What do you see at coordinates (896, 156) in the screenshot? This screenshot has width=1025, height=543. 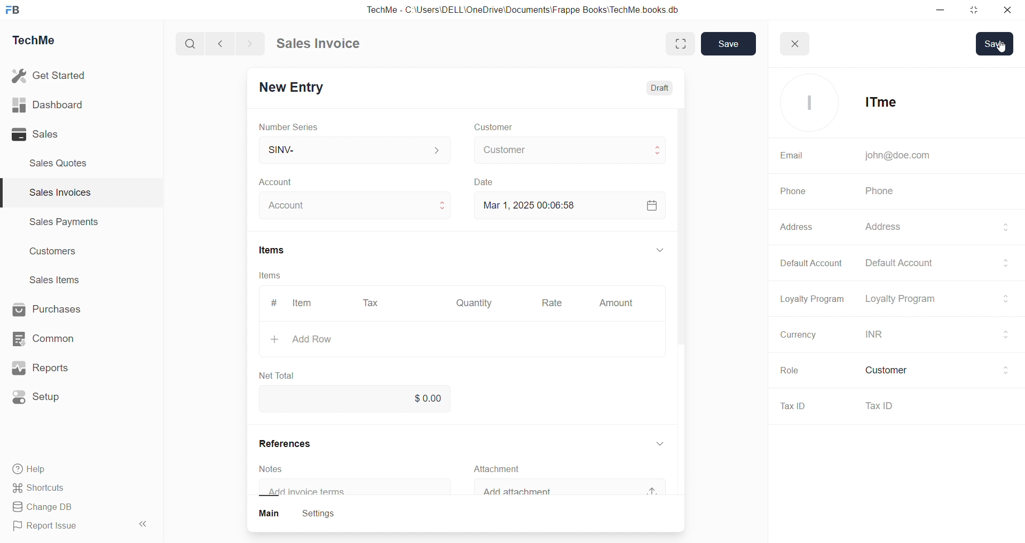 I see `john@doe.com` at bounding box center [896, 156].